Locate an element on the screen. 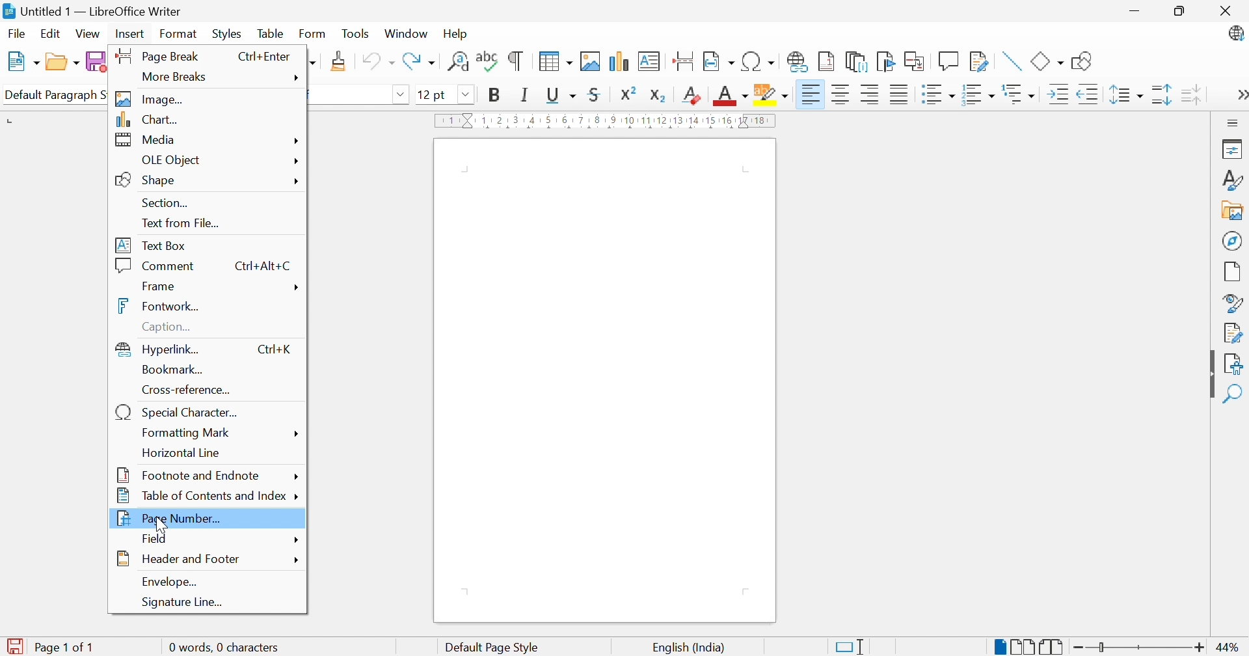 This screenshot has width=1249, height=656. More is located at coordinates (299, 77).